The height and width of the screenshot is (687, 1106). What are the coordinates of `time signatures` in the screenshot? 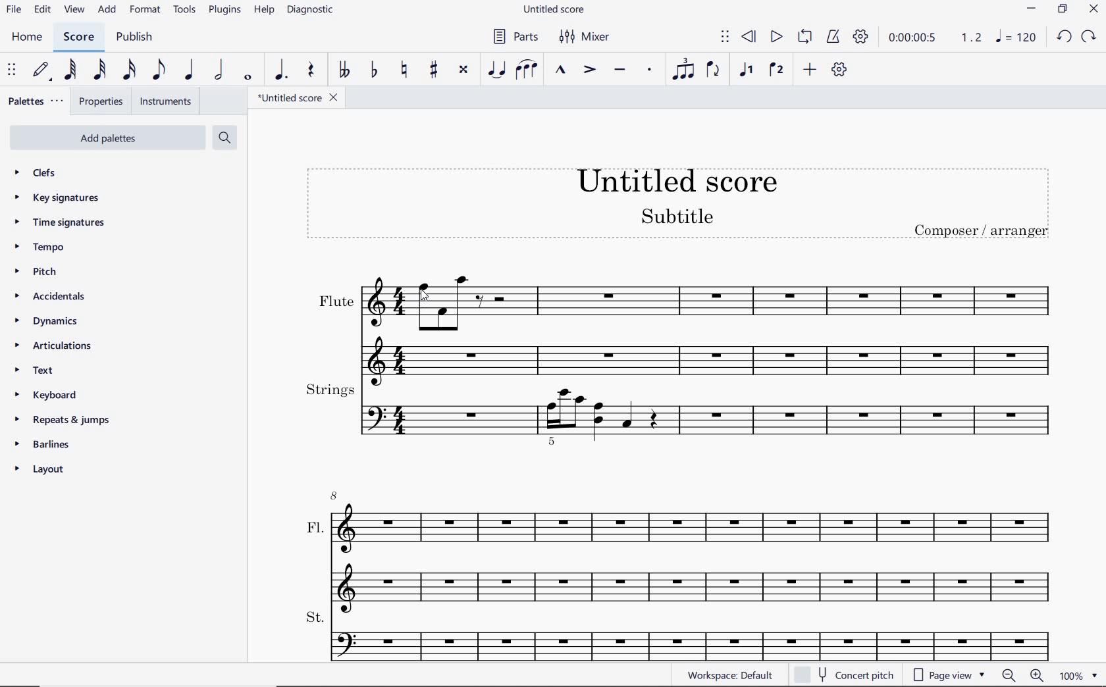 It's located at (59, 221).